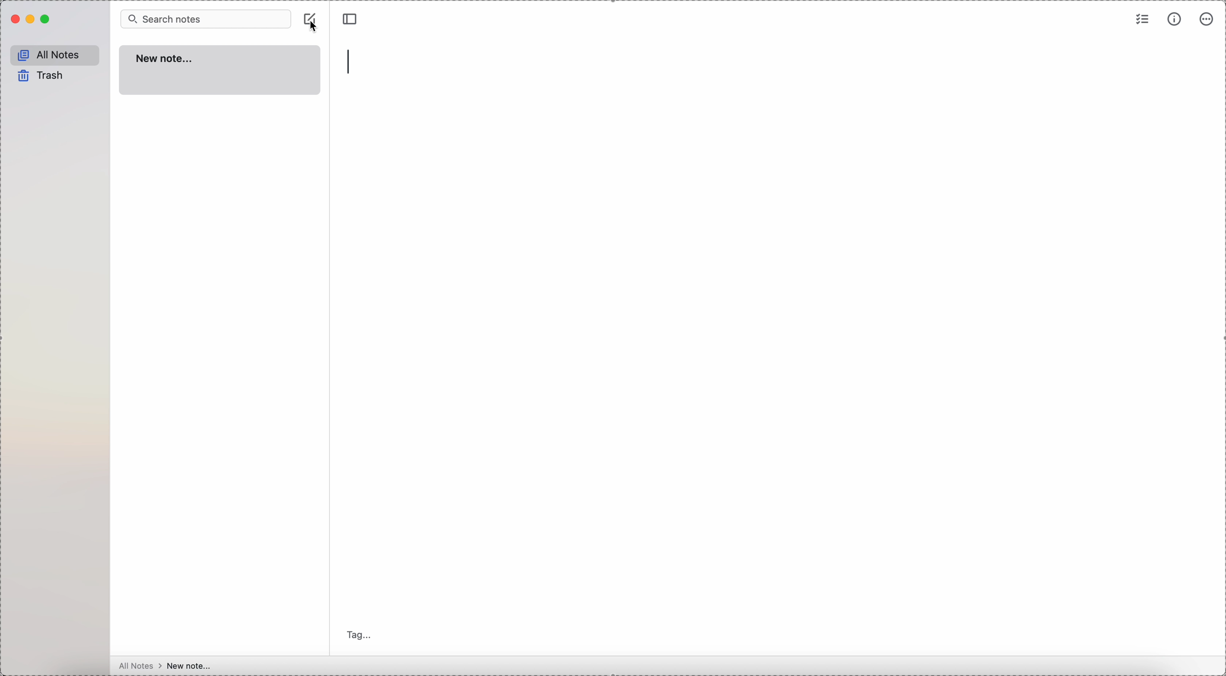 This screenshot has height=676, width=1226. I want to click on type title, so click(375, 62).